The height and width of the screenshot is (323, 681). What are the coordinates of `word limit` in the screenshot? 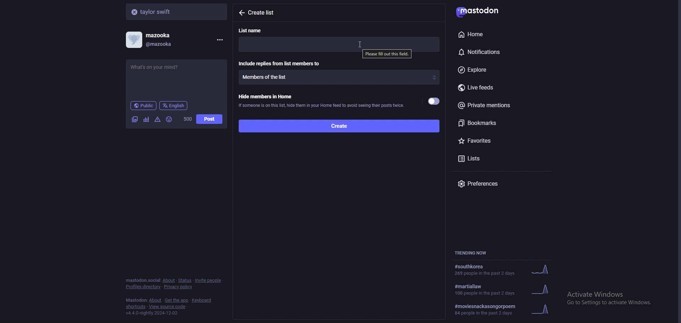 It's located at (187, 119).